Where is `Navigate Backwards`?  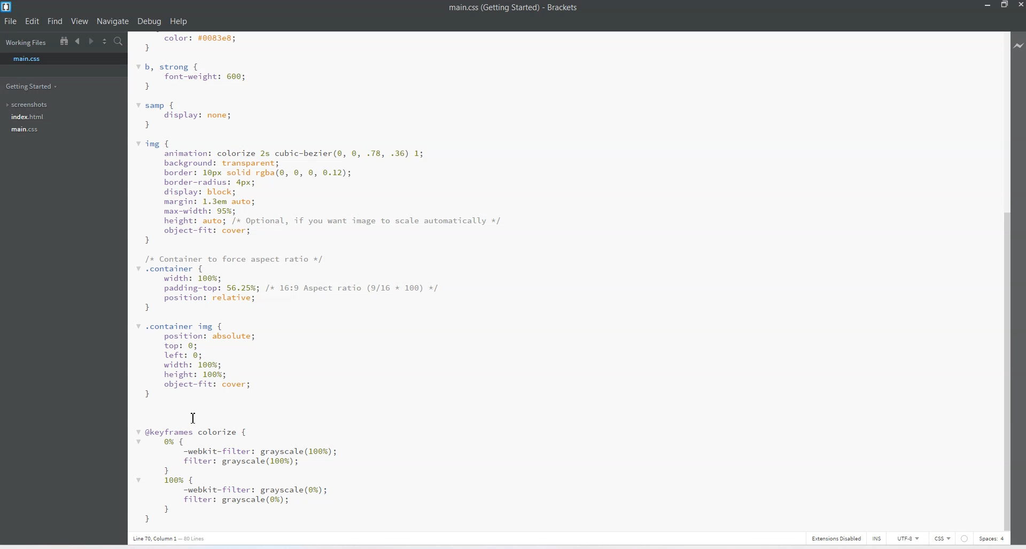 Navigate Backwards is located at coordinates (79, 41).